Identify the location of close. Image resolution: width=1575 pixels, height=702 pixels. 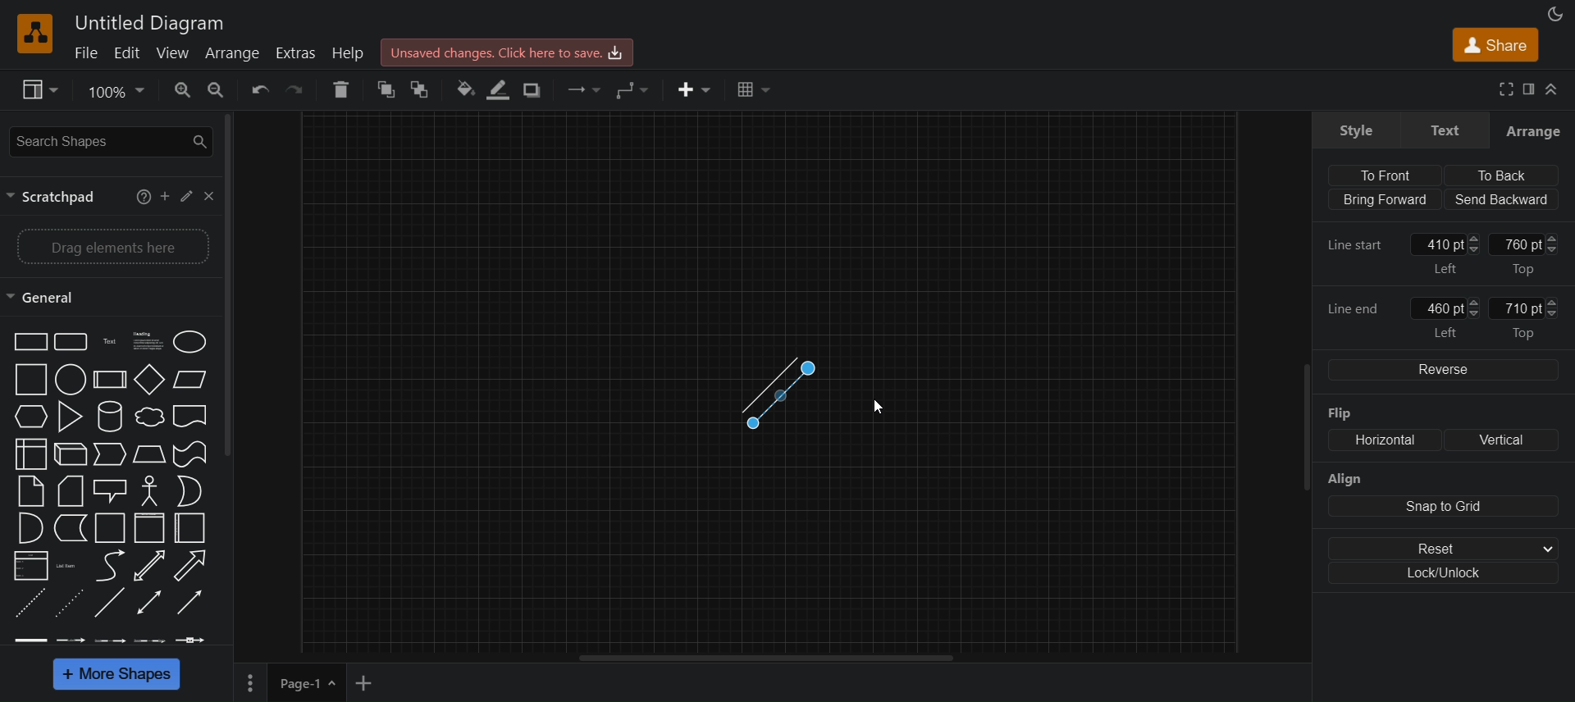
(208, 196).